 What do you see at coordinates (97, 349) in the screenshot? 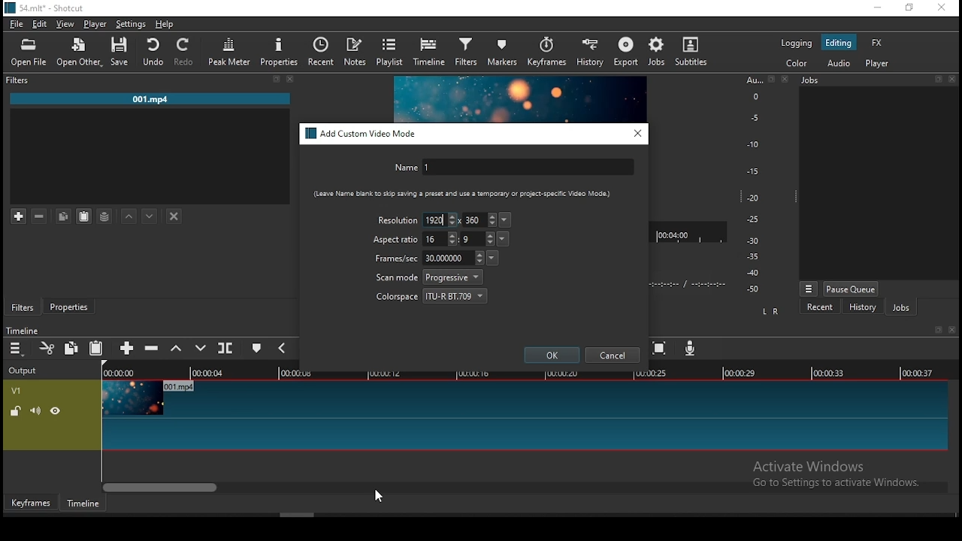
I see `paste` at bounding box center [97, 349].